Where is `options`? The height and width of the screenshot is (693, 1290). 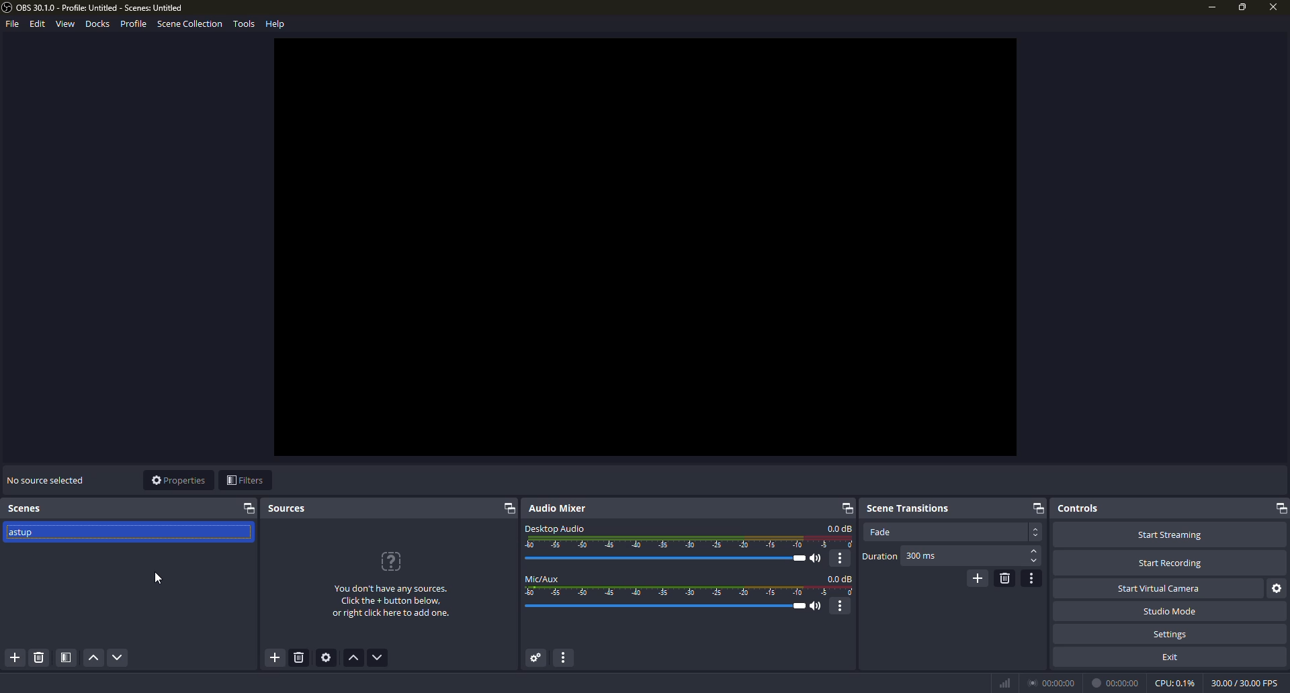
options is located at coordinates (842, 606).